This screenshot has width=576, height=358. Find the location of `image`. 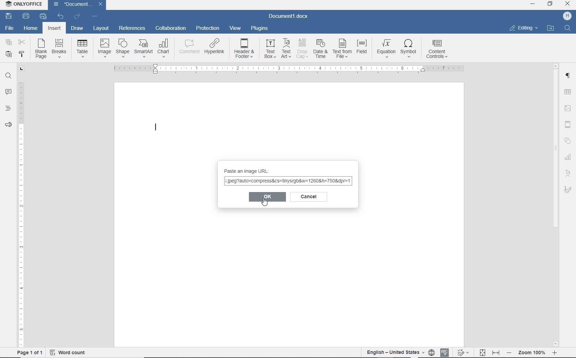

image is located at coordinates (104, 46).